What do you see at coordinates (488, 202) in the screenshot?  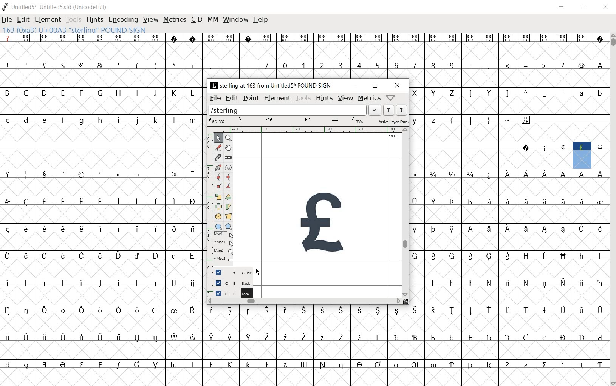 I see `Symbol` at bounding box center [488, 202].